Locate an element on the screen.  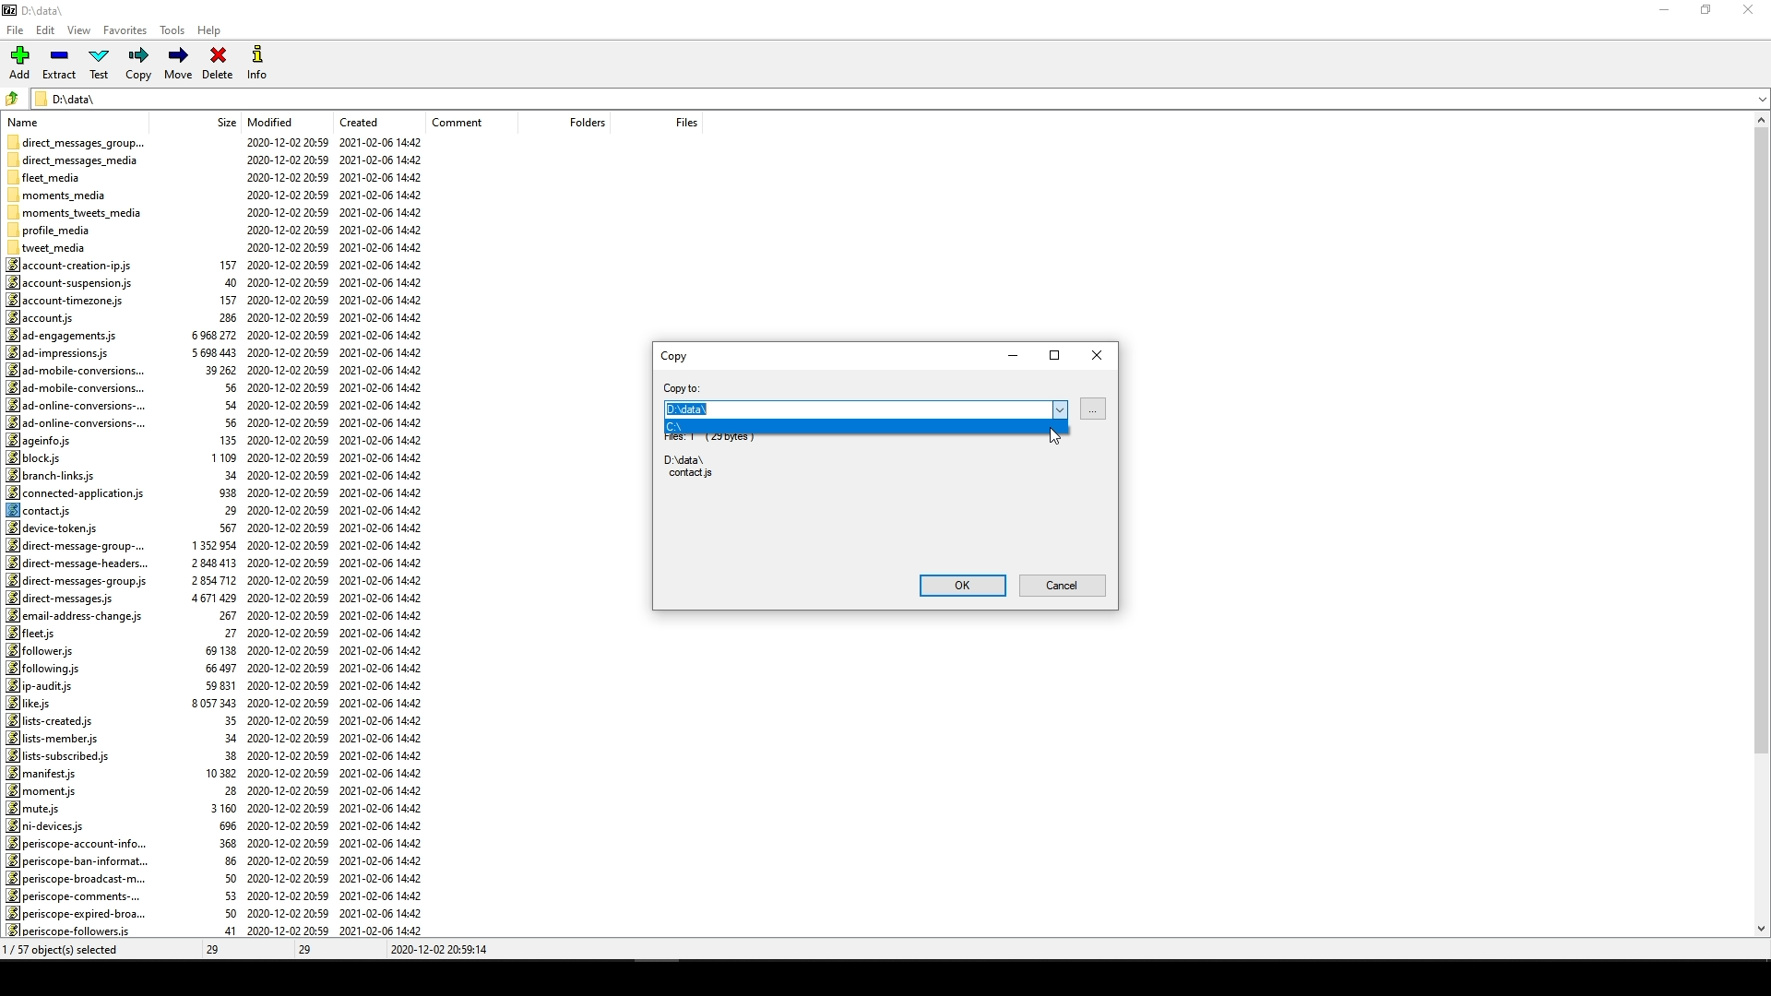
periscope-comments is located at coordinates (72, 896).